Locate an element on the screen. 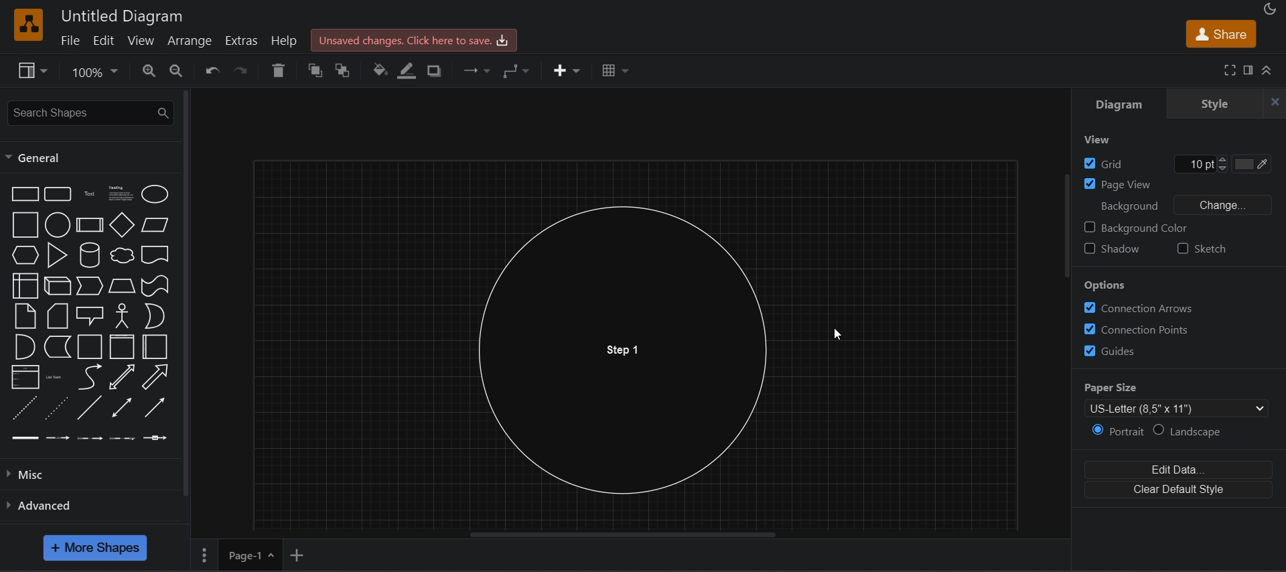 The height and width of the screenshot is (572, 1286). text is located at coordinates (88, 195).